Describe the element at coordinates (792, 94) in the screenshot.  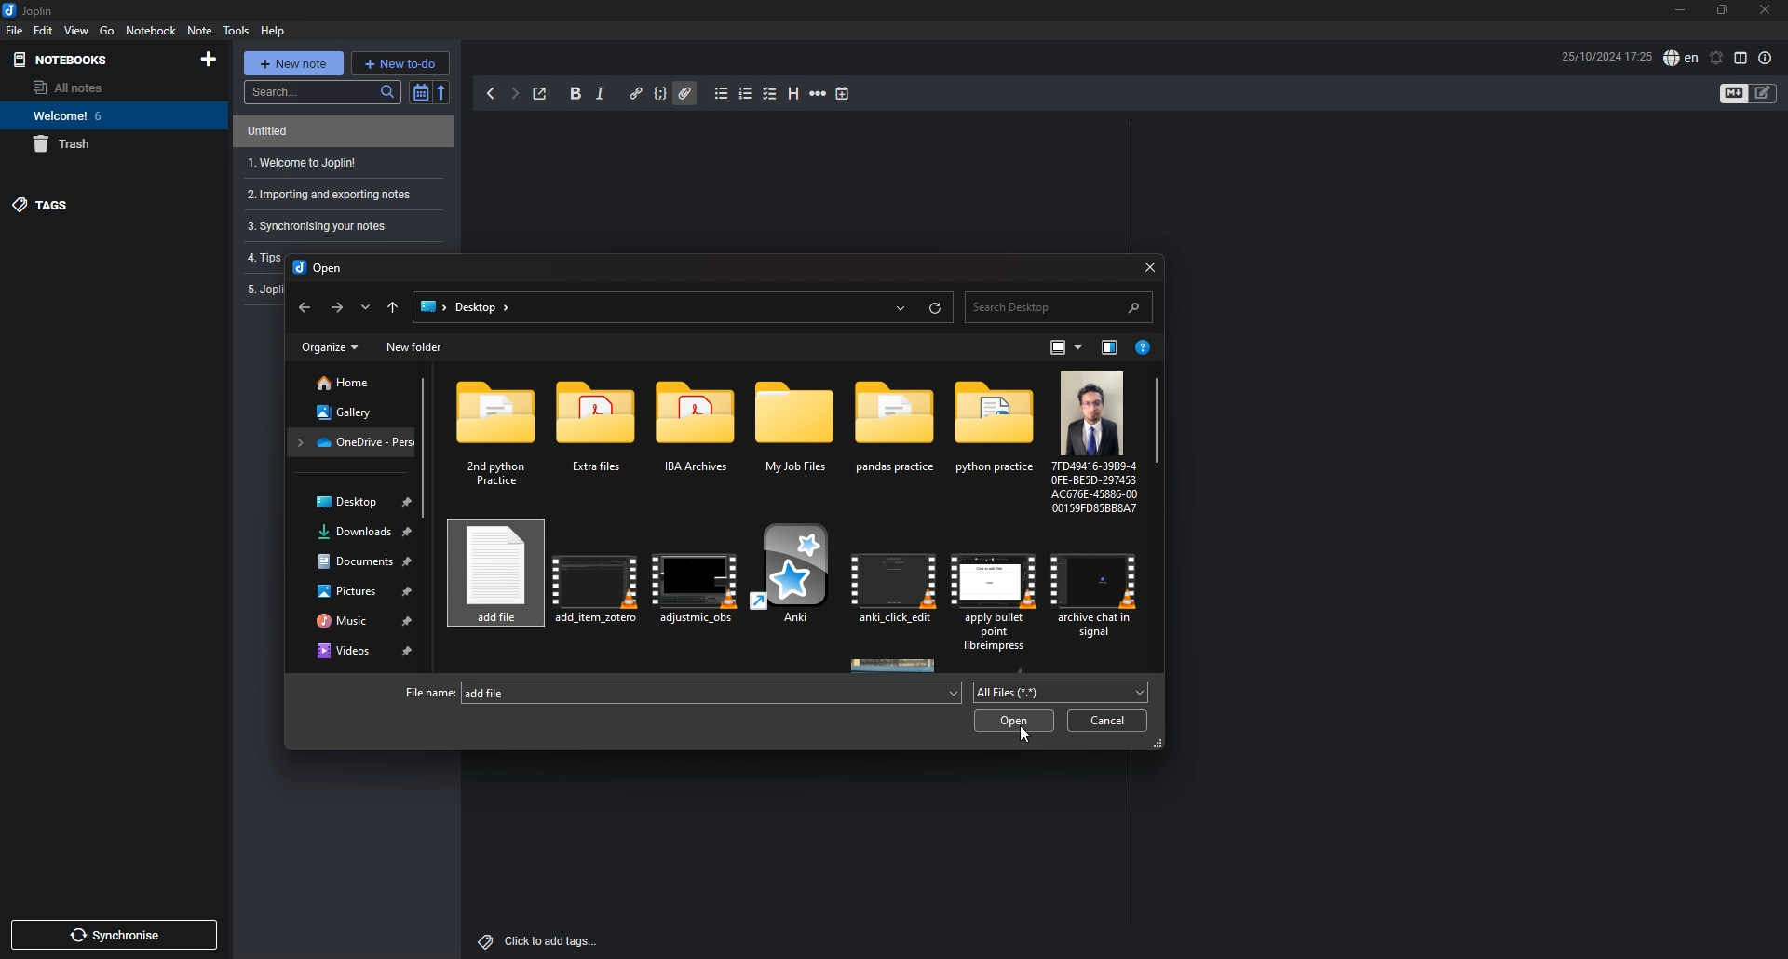
I see `heading` at that location.